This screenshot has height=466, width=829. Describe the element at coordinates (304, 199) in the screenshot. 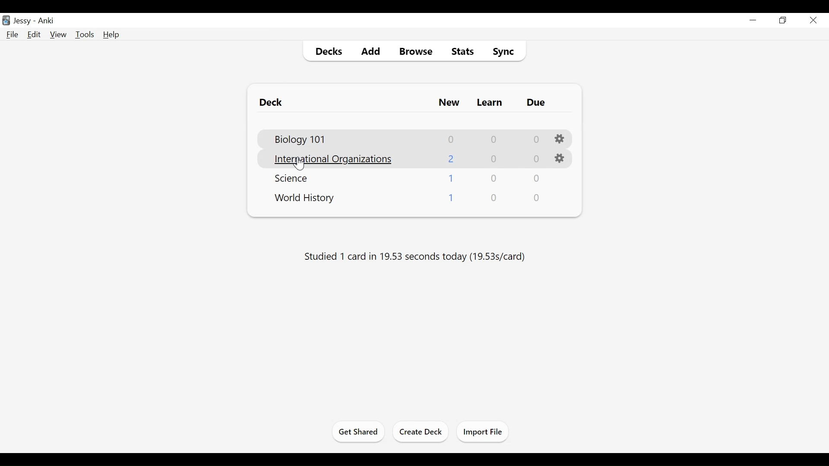

I see `Deck Name` at that location.